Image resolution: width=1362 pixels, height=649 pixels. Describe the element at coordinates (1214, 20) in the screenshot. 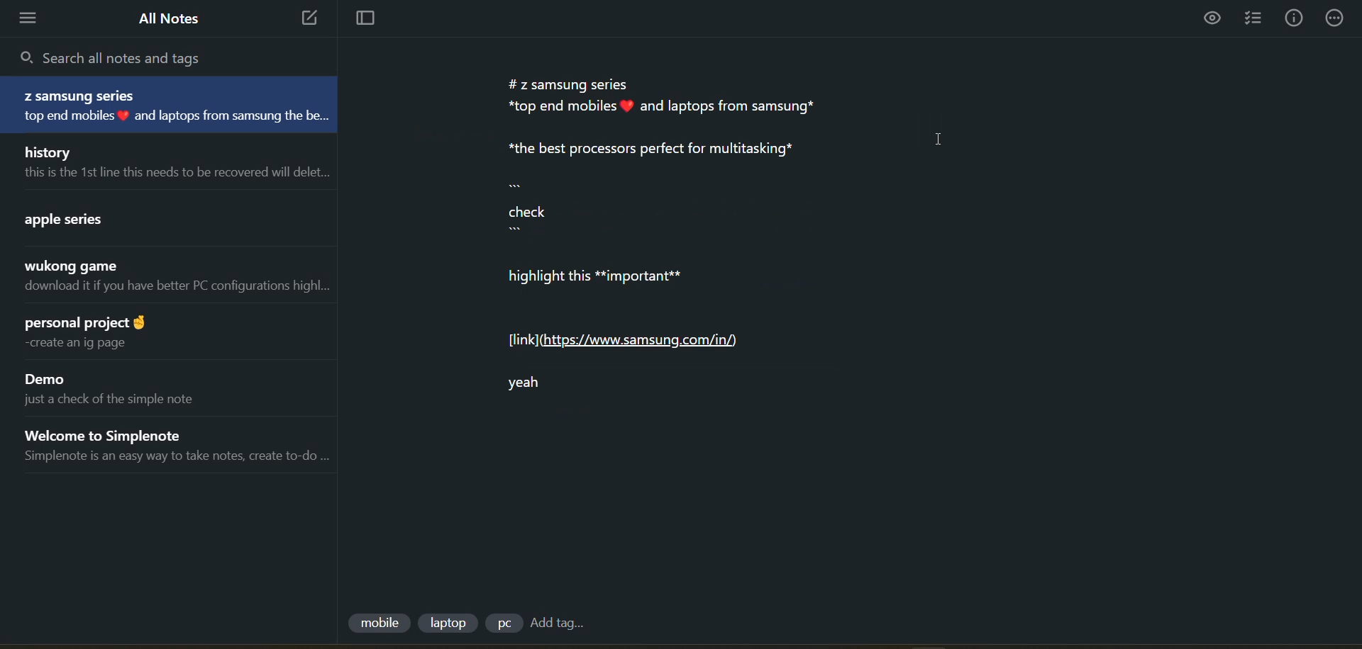

I see `preview` at that location.